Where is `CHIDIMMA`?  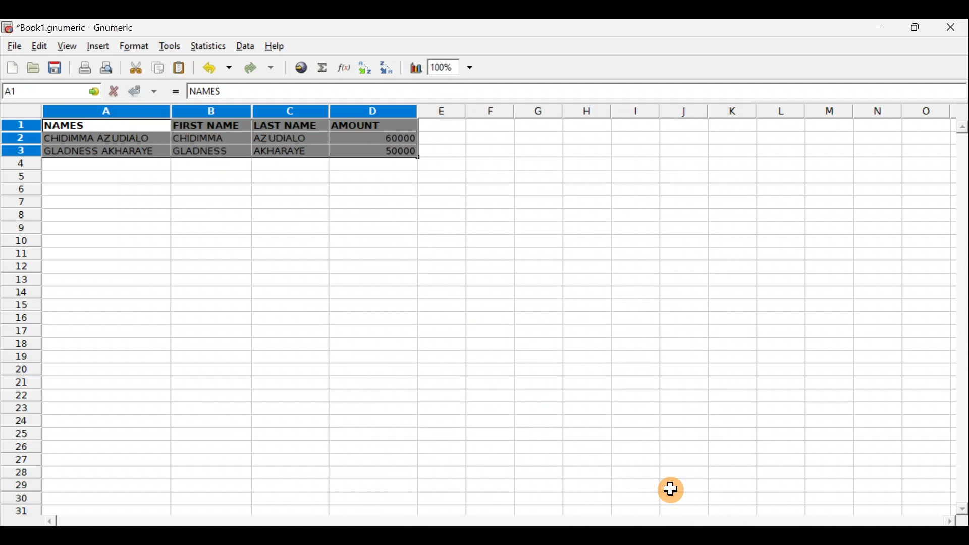 CHIDIMMA is located at coordinates (208, 151).